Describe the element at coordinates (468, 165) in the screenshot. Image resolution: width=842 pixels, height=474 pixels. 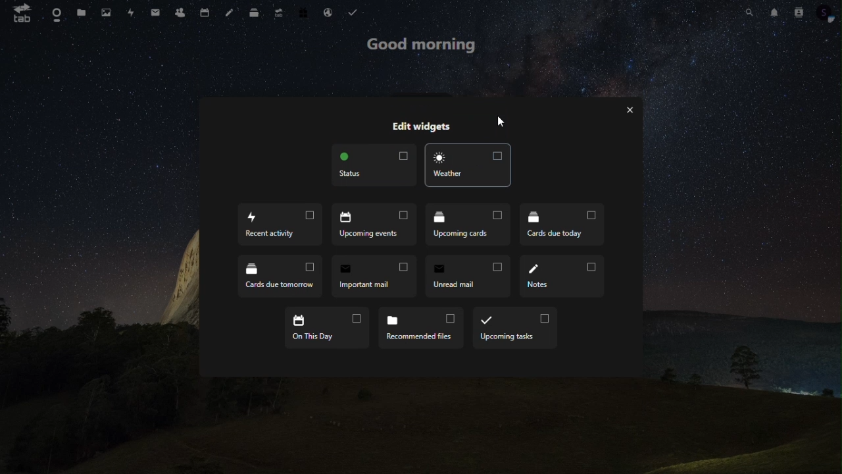
I see `weather disabled` at that location.